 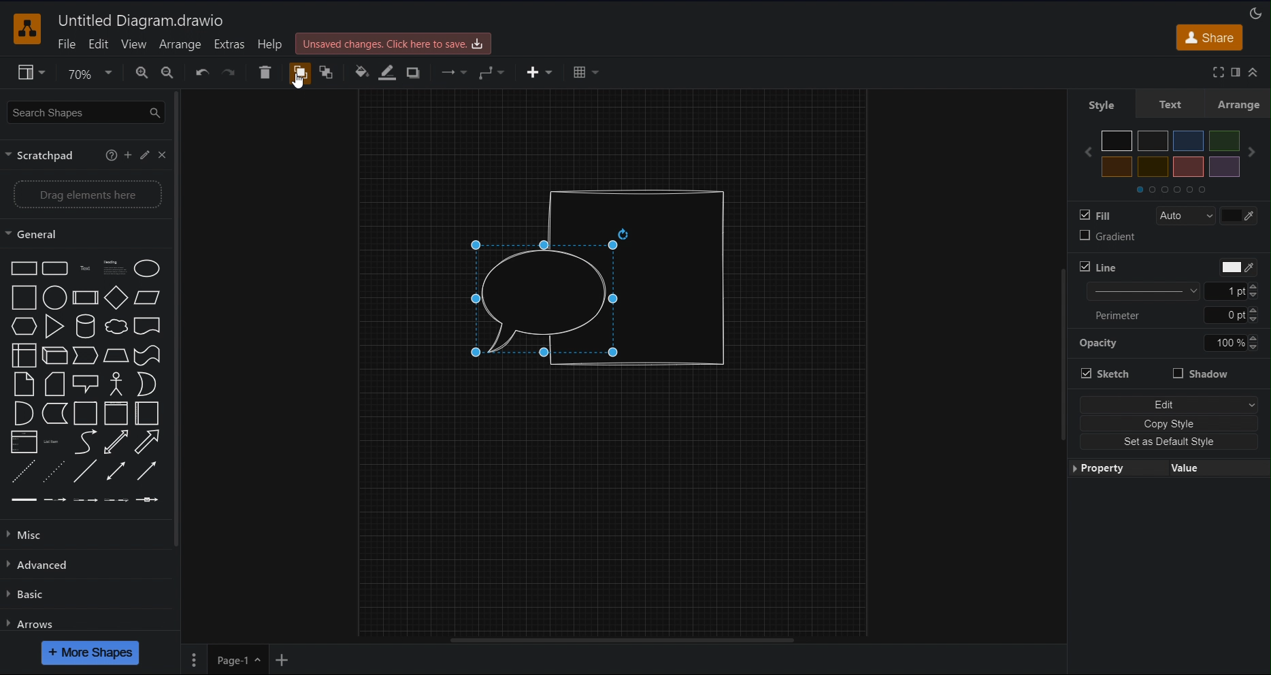 I want to click on Process, so click(x=86, y=298).